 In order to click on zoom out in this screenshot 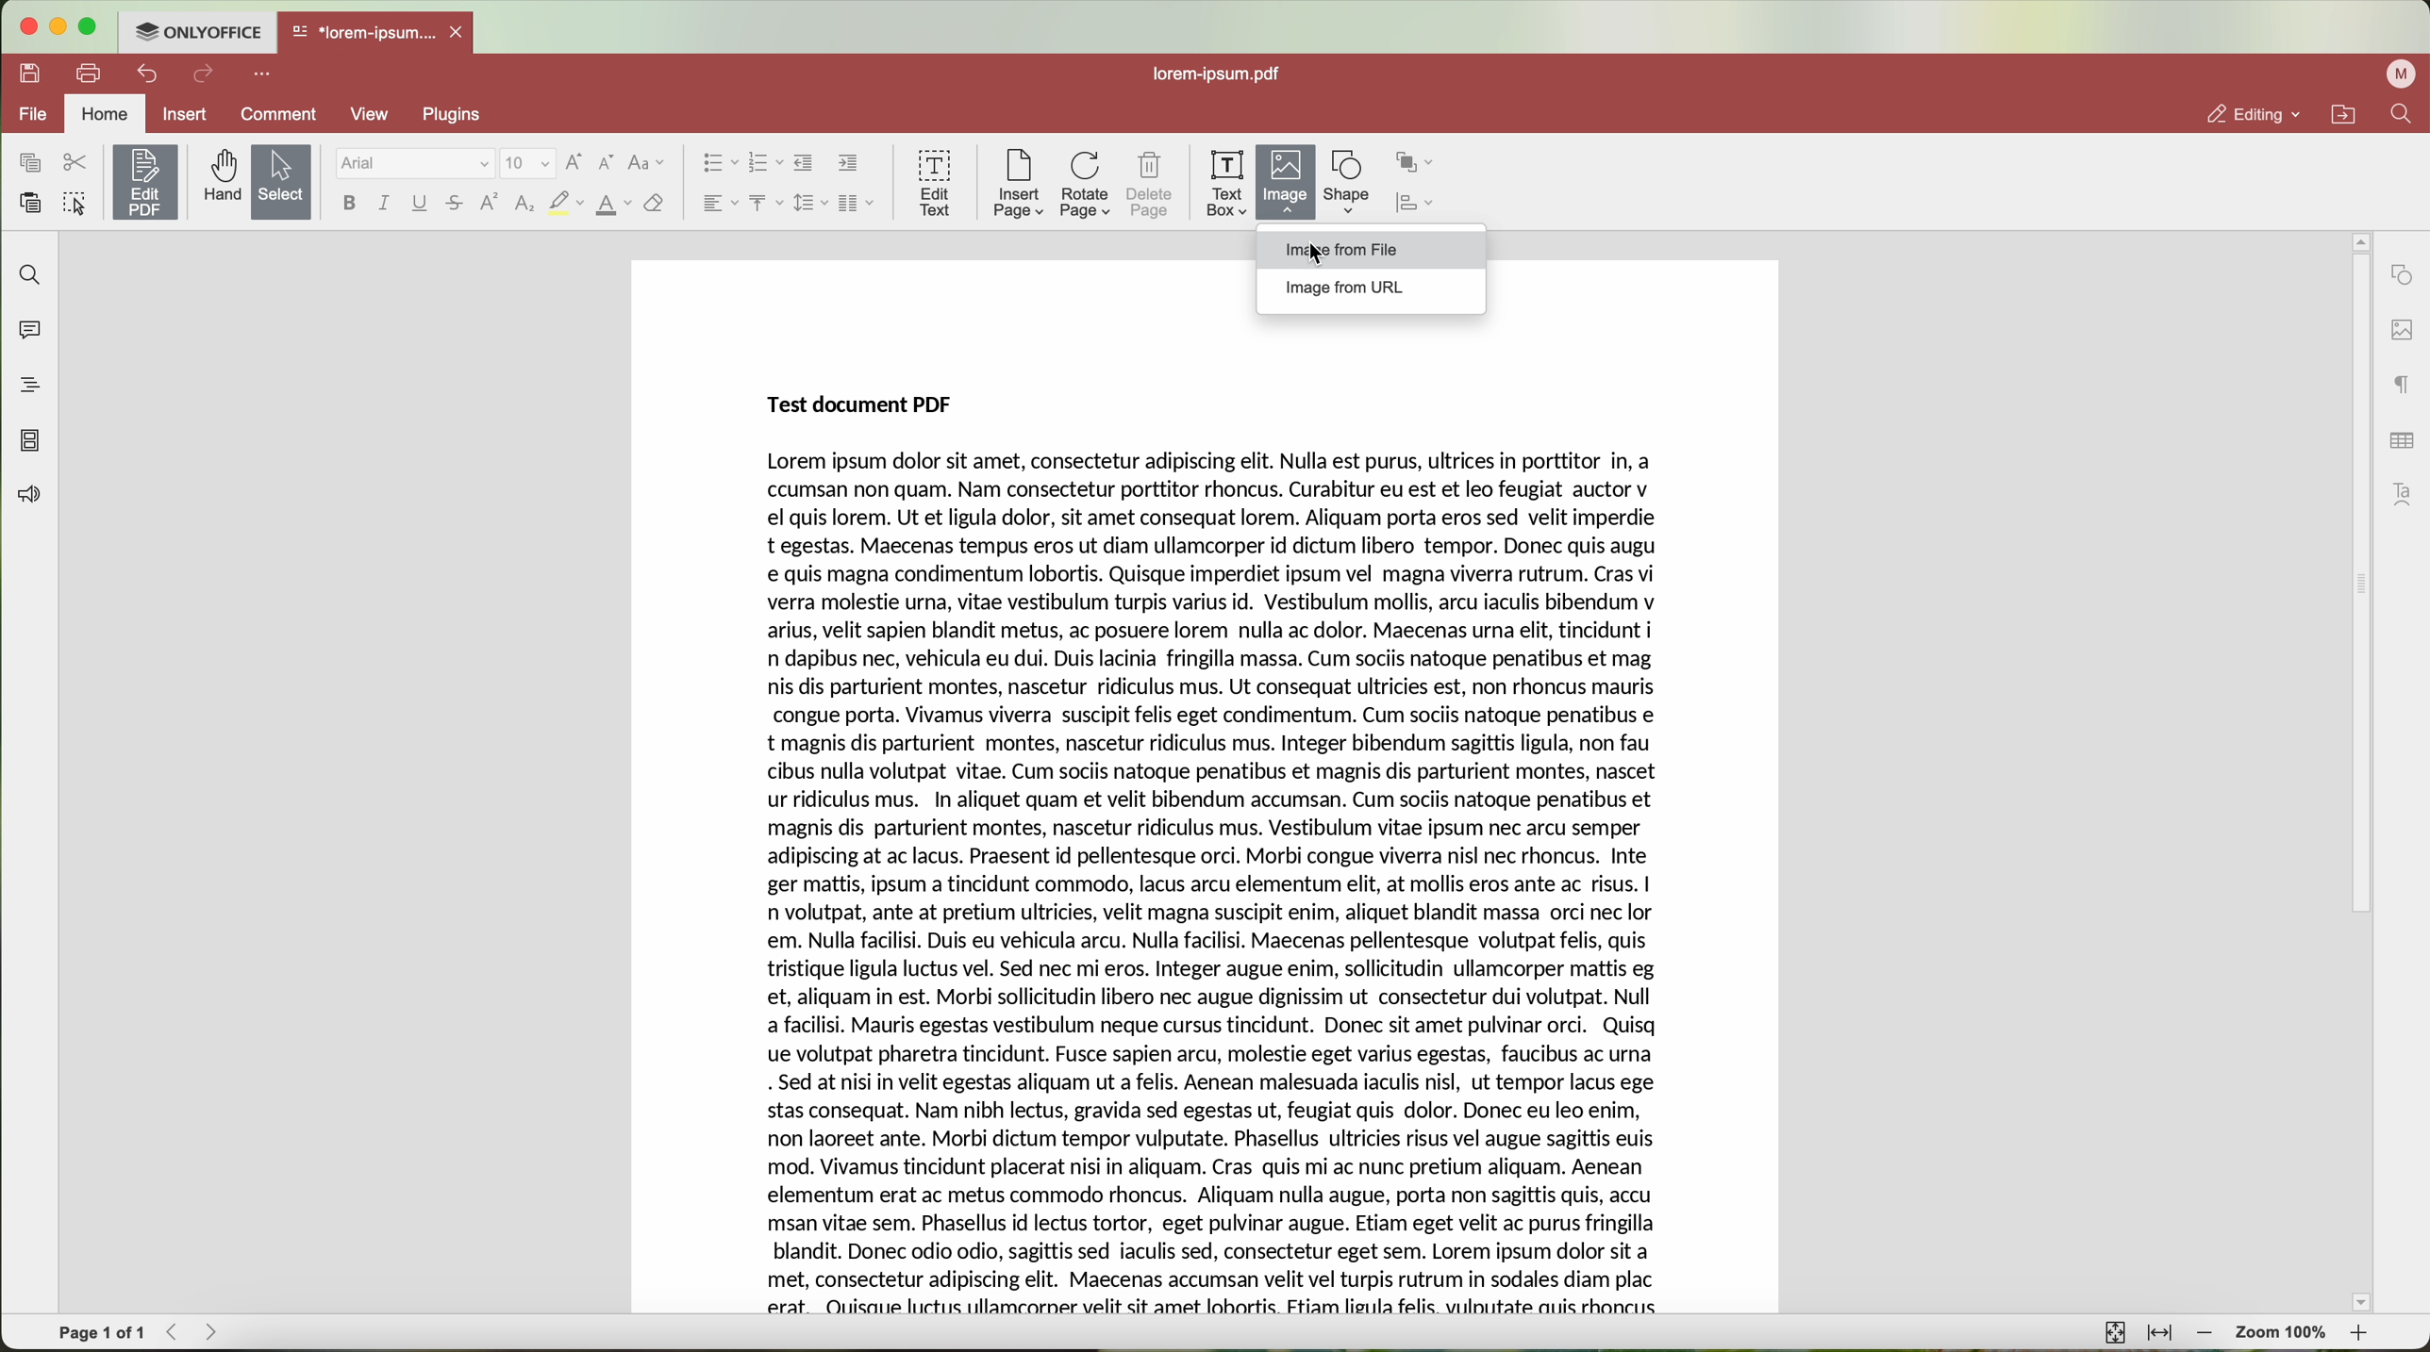, I will do `click(2205, 1333)`.